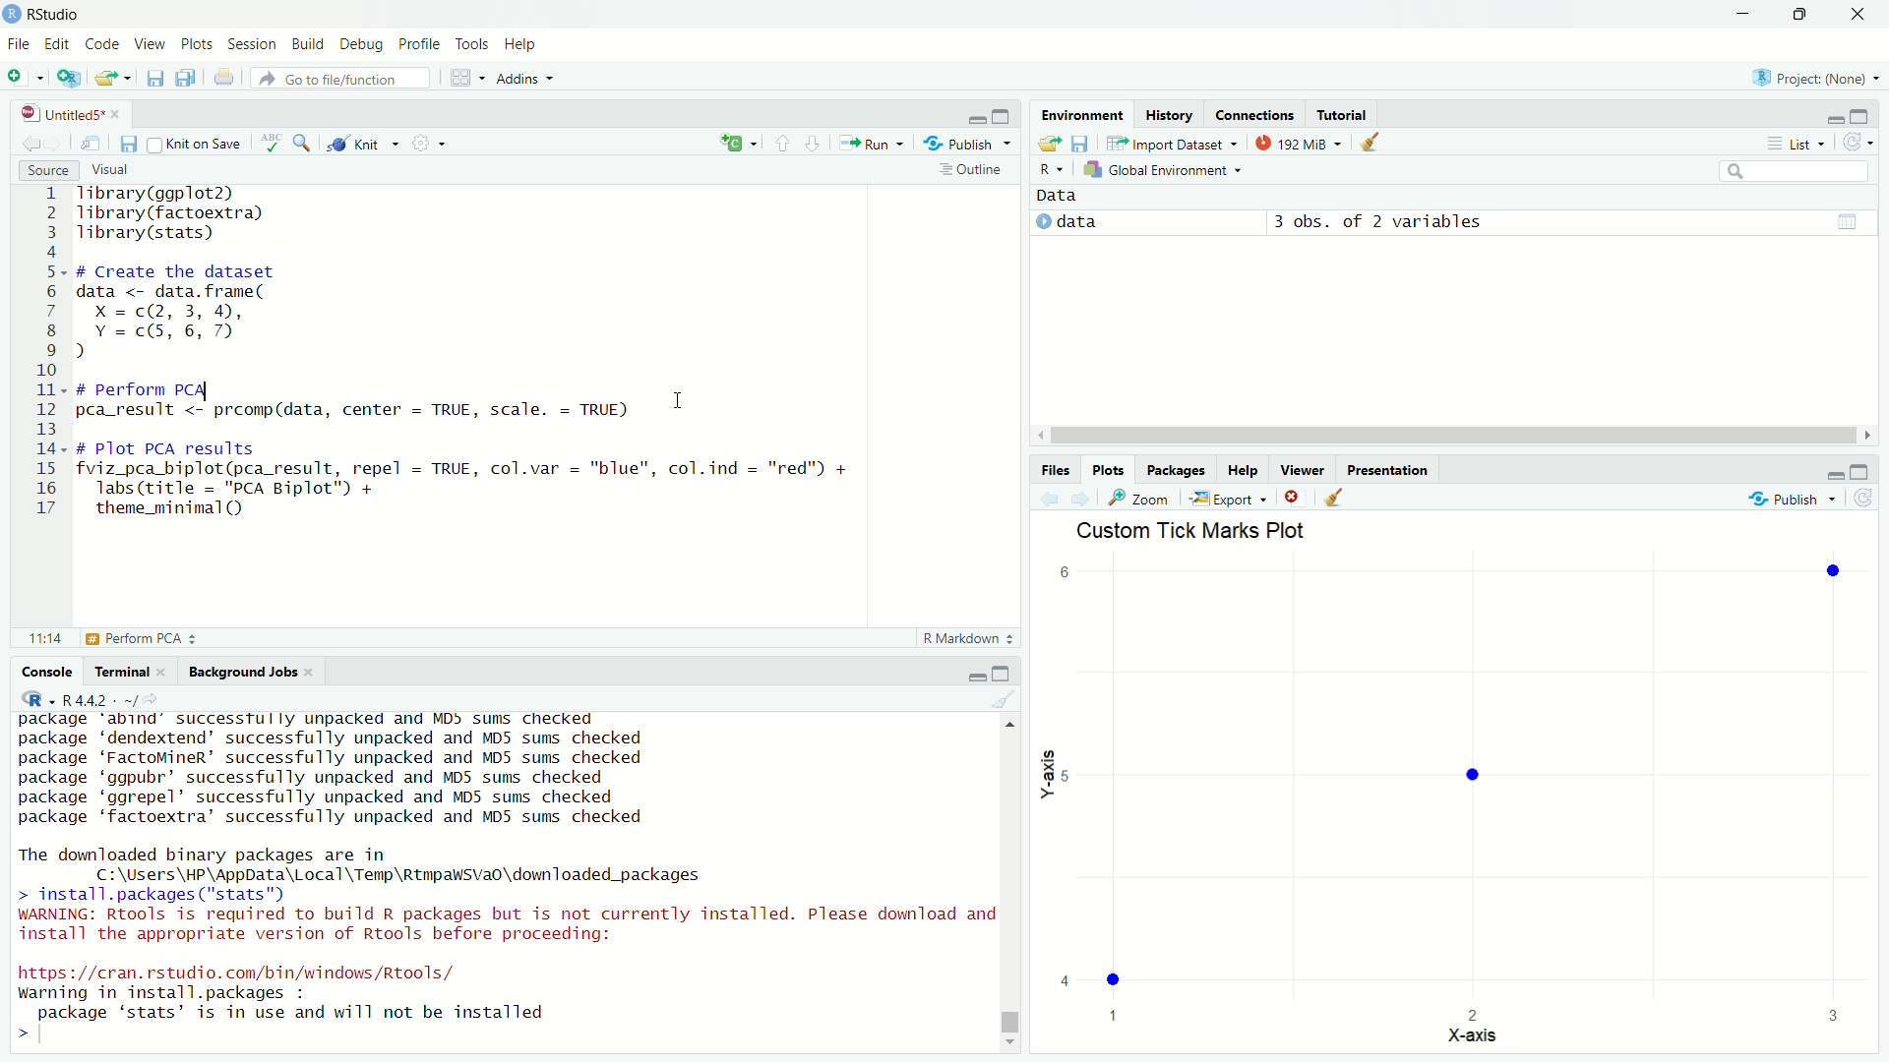  I want to click on refresh, so click(1856, 143).